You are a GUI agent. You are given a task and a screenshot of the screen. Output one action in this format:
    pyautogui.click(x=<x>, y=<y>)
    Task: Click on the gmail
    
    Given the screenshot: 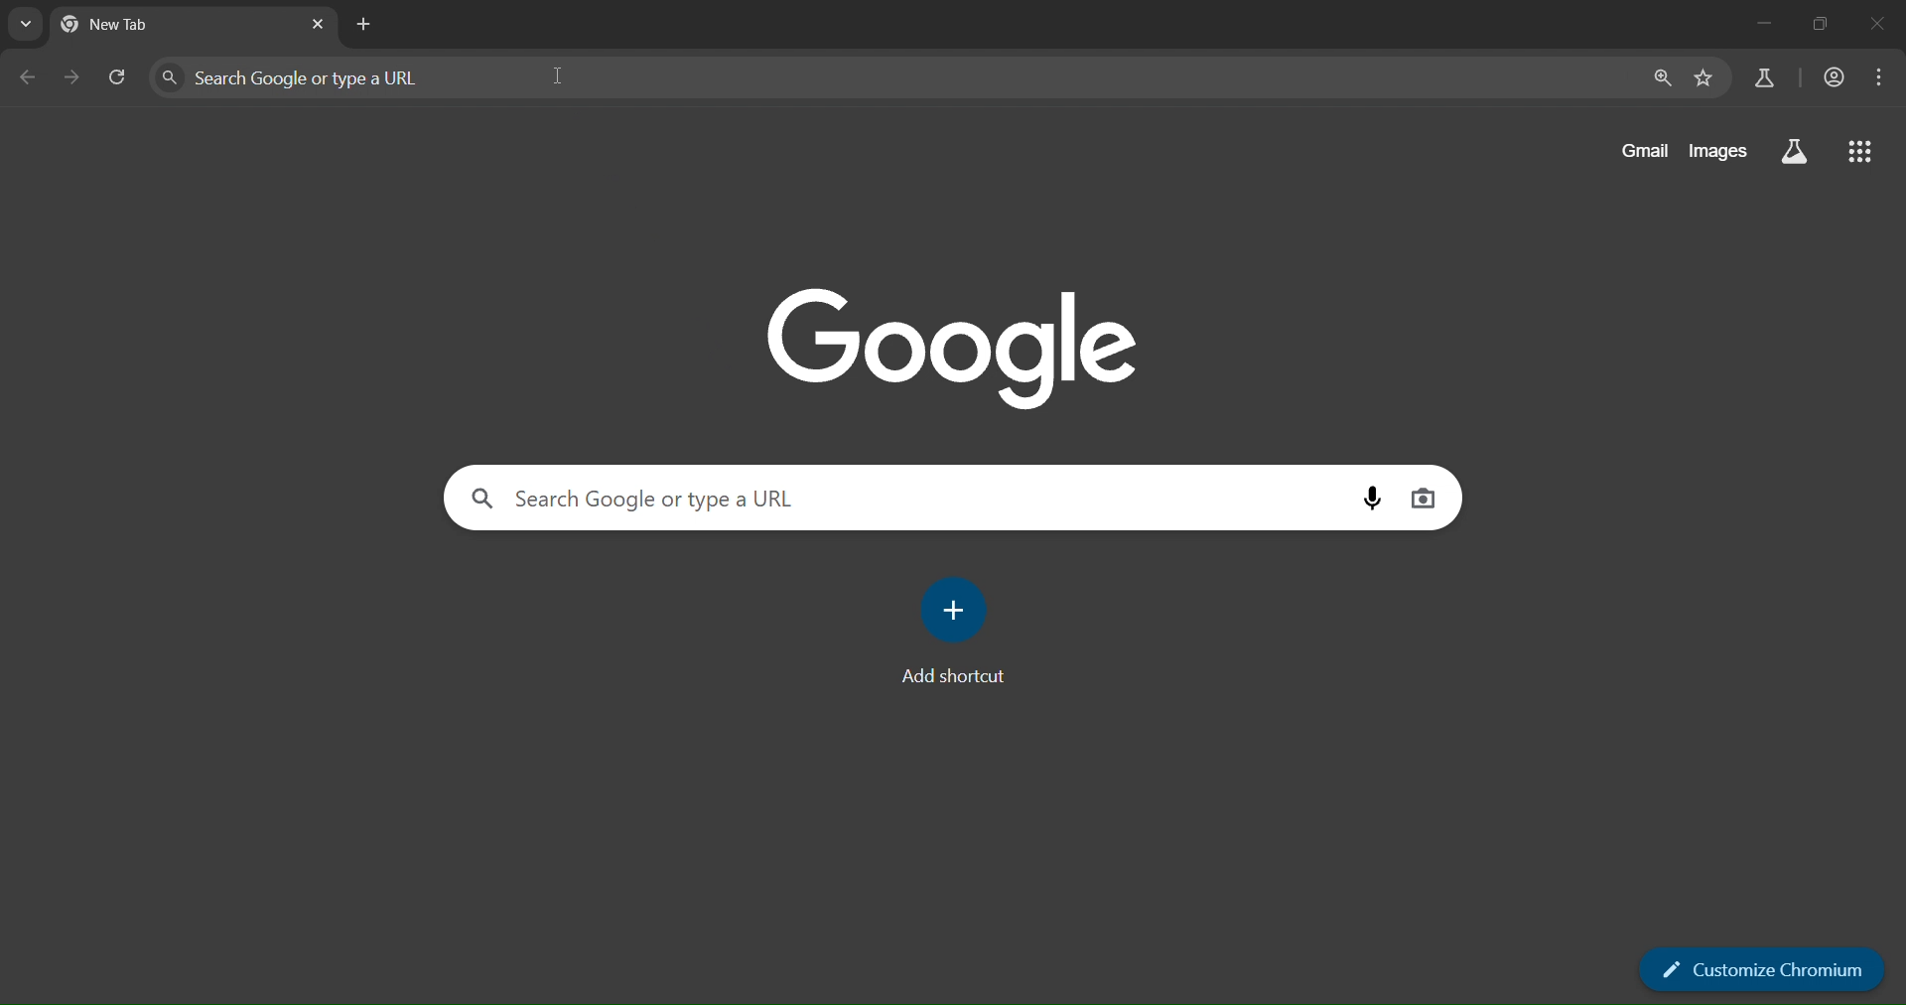 What is the action you would take?
    pyautogui.click(x=1636, y=151)
    